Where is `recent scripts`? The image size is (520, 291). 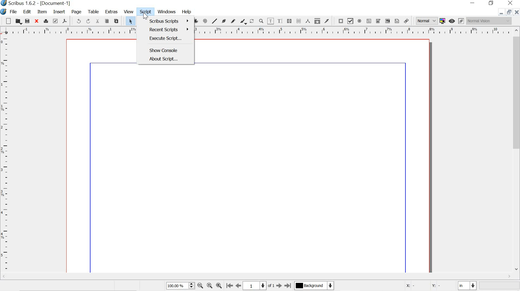 recent scripts is located at coordinates (169, 30).